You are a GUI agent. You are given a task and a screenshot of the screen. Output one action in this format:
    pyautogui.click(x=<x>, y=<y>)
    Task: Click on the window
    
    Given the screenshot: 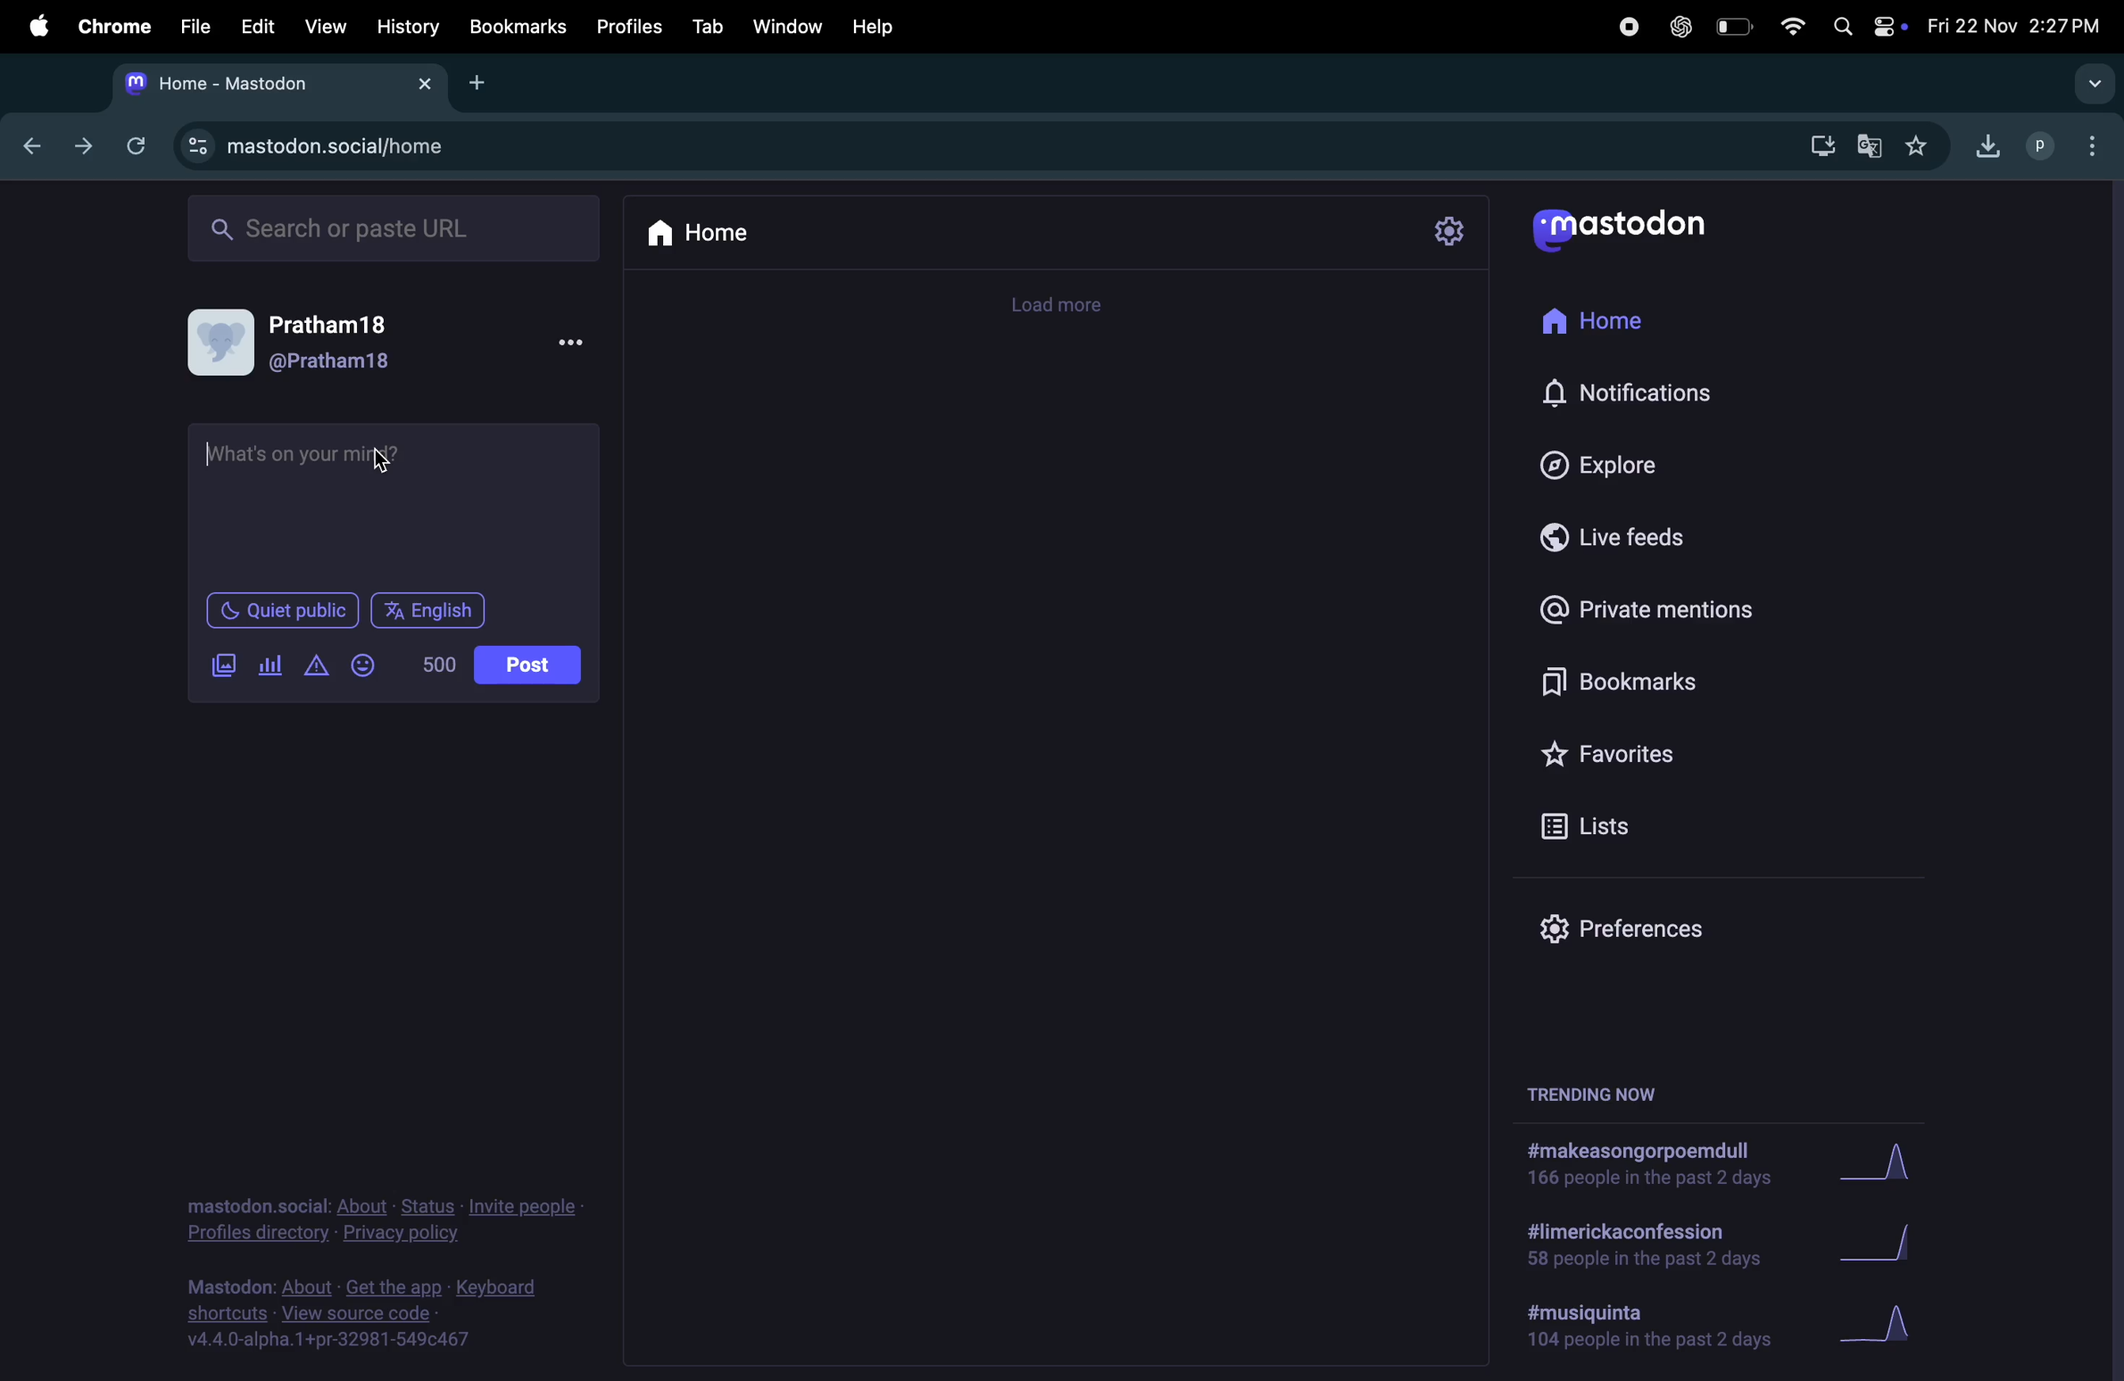 What is the action you would take?
    pyautogui.click(x=789, y=22)
    